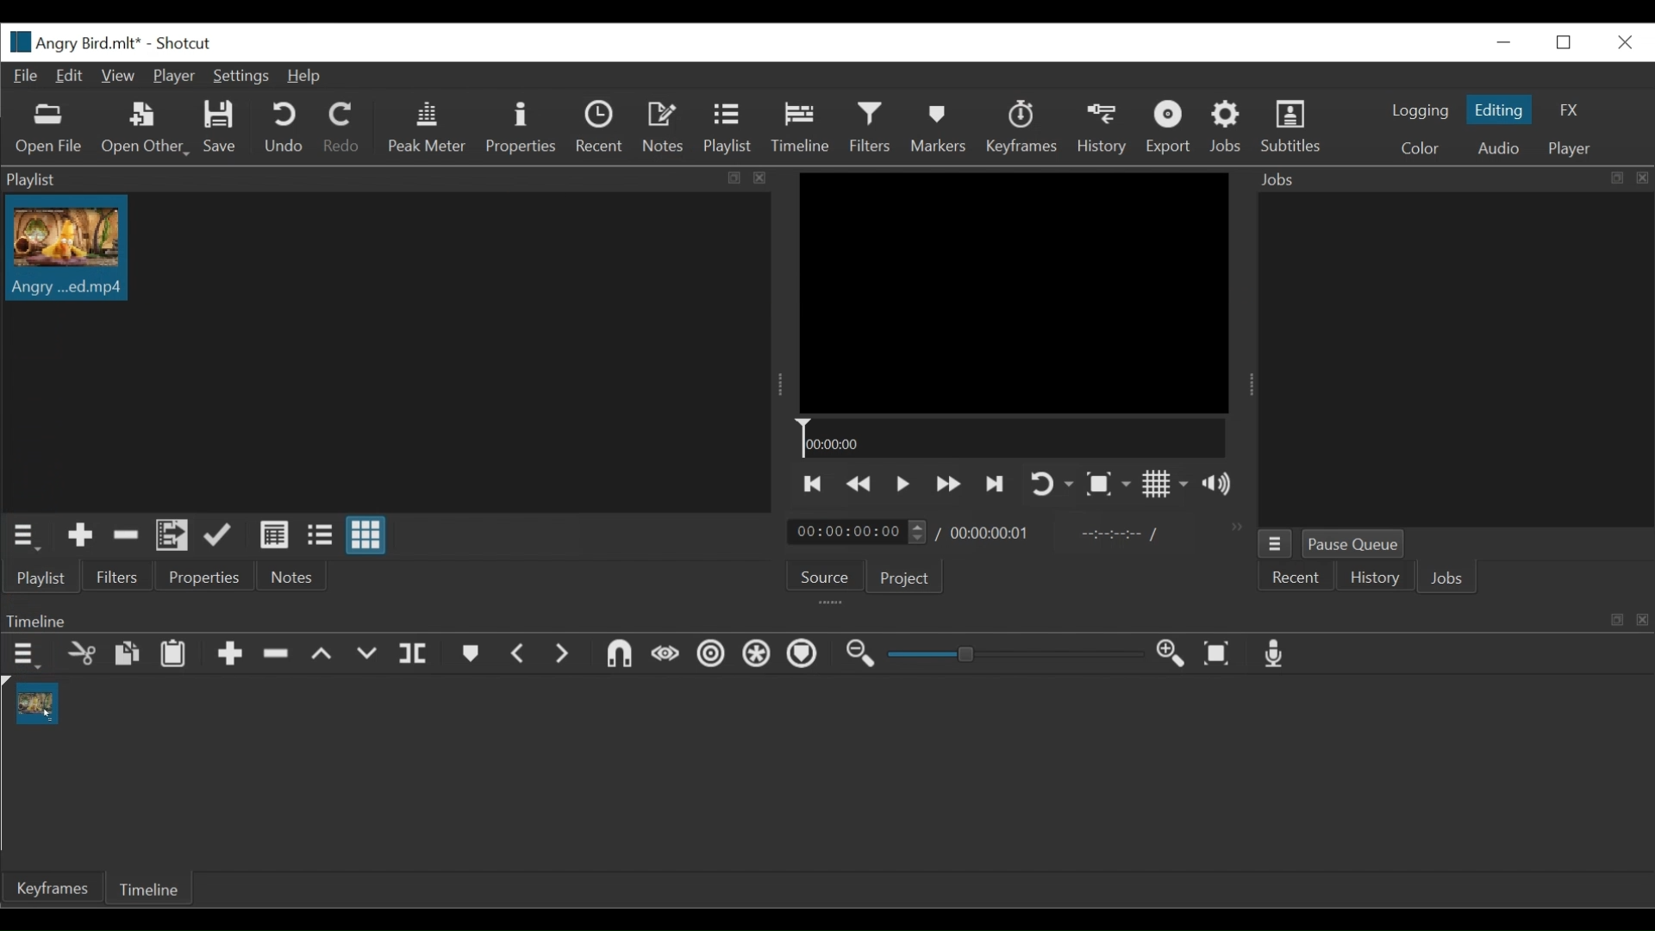  What do you see at coordinates (219, 535) in the screenshot?
I see `Update` at bounding box center [219, 535].